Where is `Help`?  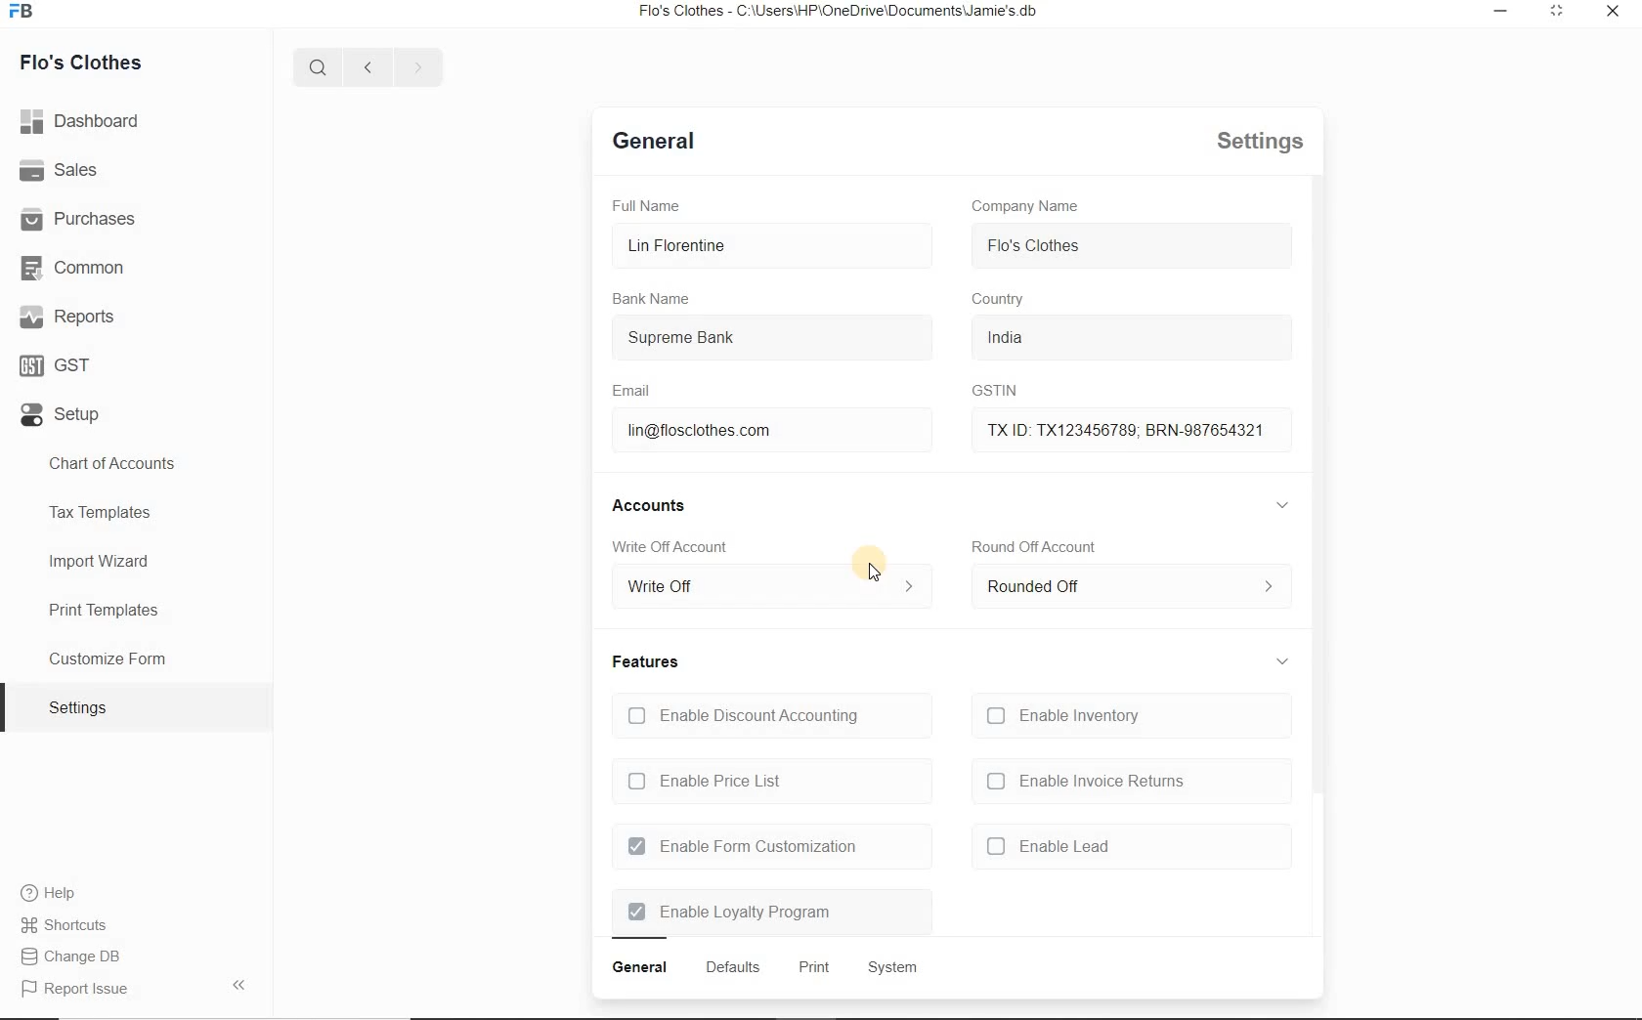
Help is located at coordinates (55, 893).